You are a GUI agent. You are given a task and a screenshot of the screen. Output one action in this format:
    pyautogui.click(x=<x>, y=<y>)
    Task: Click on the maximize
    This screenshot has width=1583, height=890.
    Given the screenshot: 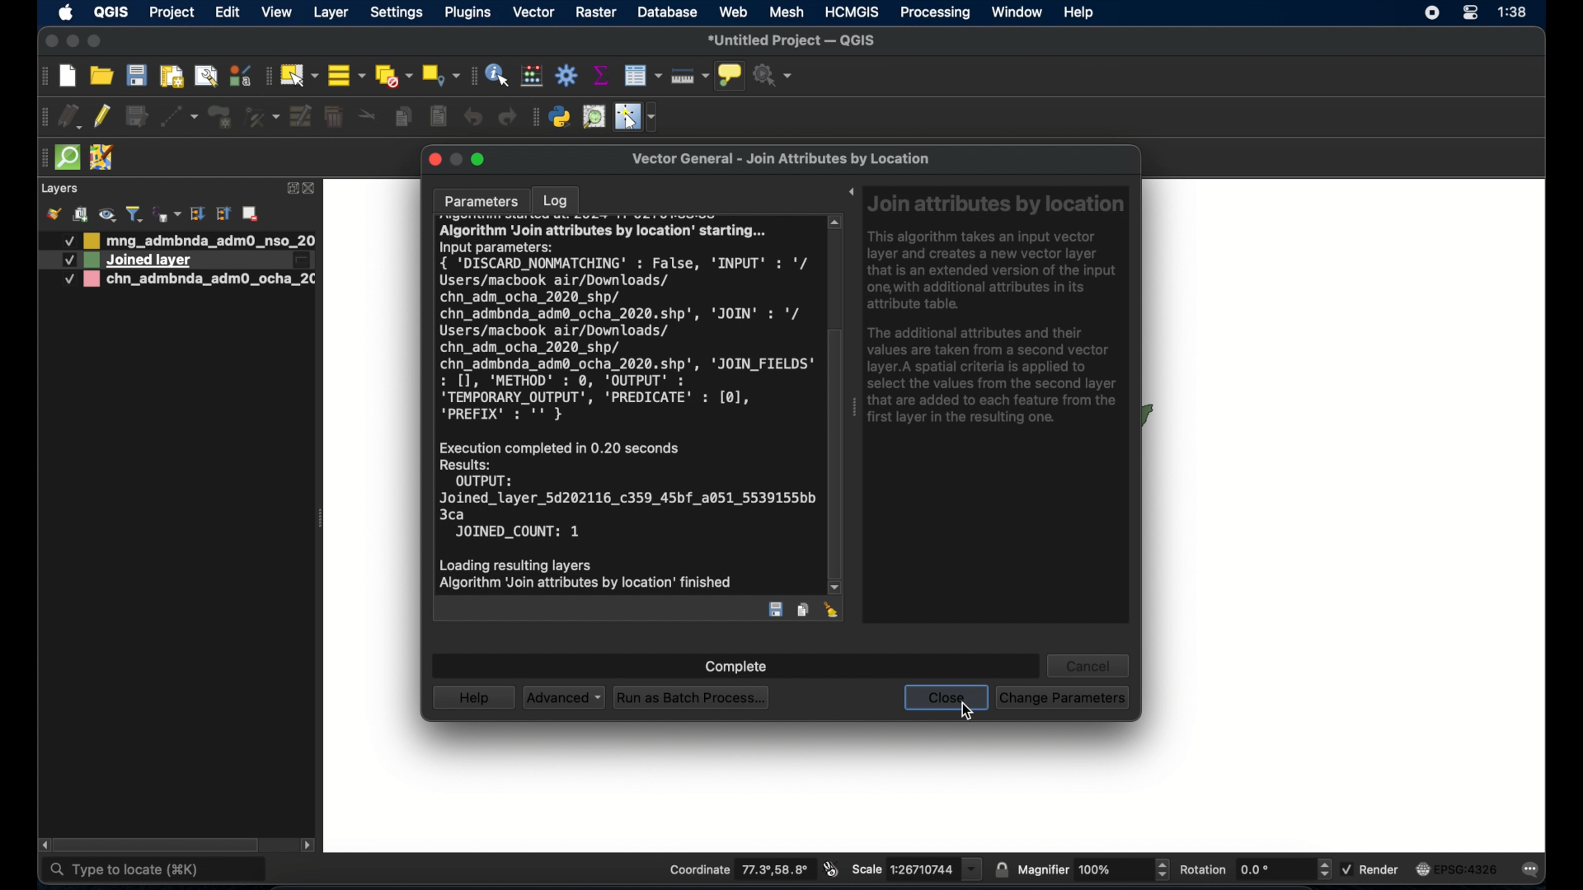 What is the action you would take?
    pyautogui.click(x=481, y=161)
    